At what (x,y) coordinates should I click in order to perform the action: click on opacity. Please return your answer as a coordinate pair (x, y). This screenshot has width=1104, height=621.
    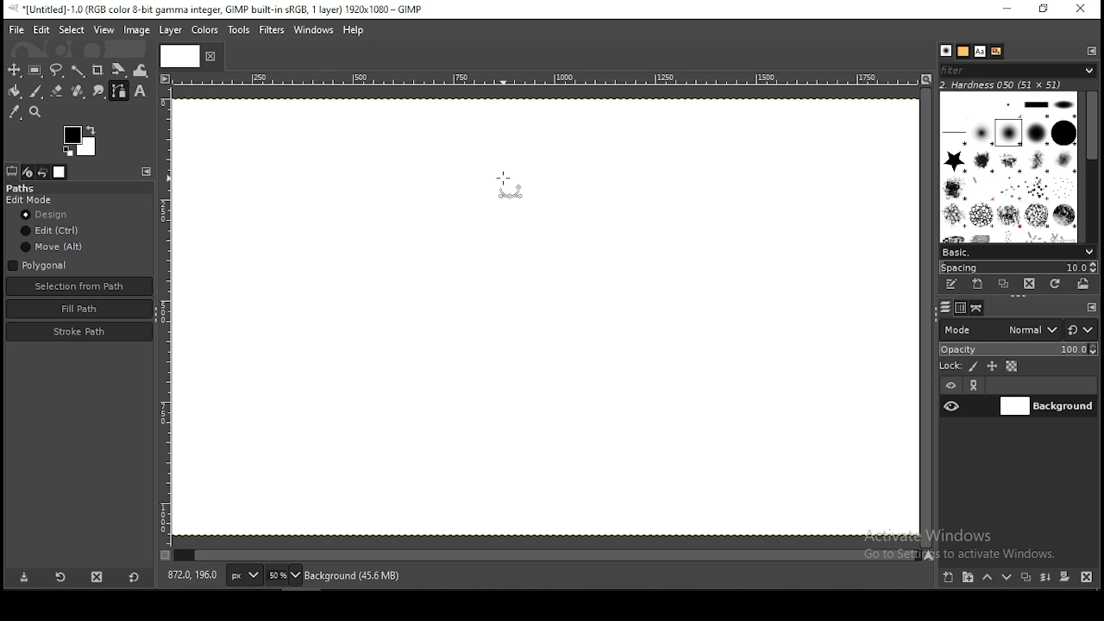
    Looking at the image, I should click on (1018, 350).